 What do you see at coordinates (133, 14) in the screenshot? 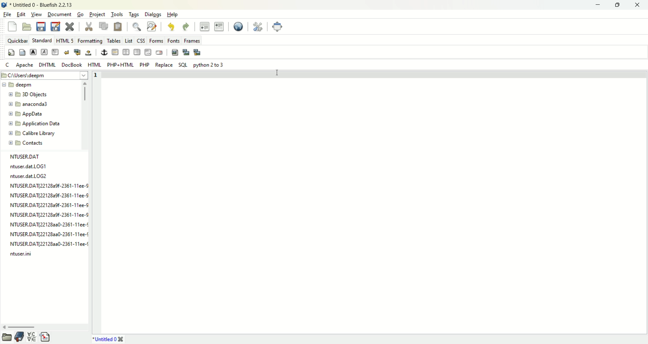
I see `tags` at bounding box center [133, 14].